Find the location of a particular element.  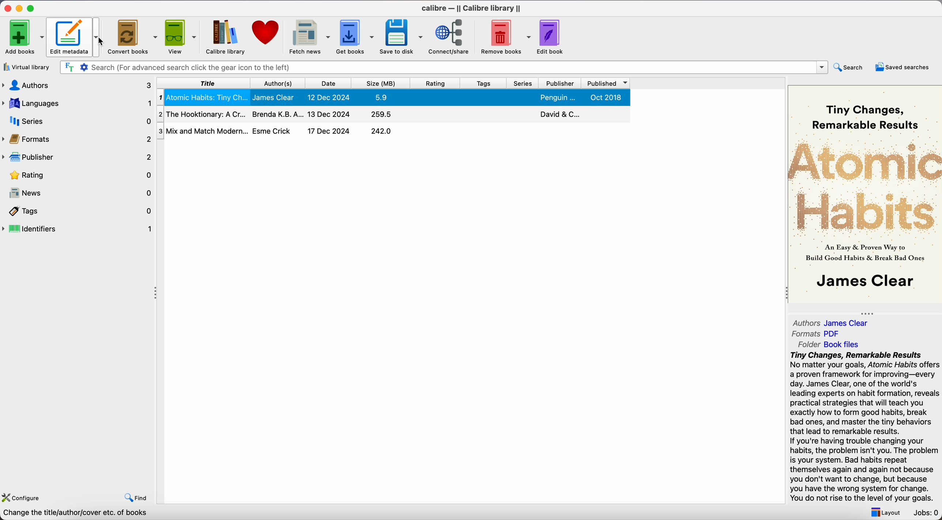

publisher is located at coordinates (76, 157).